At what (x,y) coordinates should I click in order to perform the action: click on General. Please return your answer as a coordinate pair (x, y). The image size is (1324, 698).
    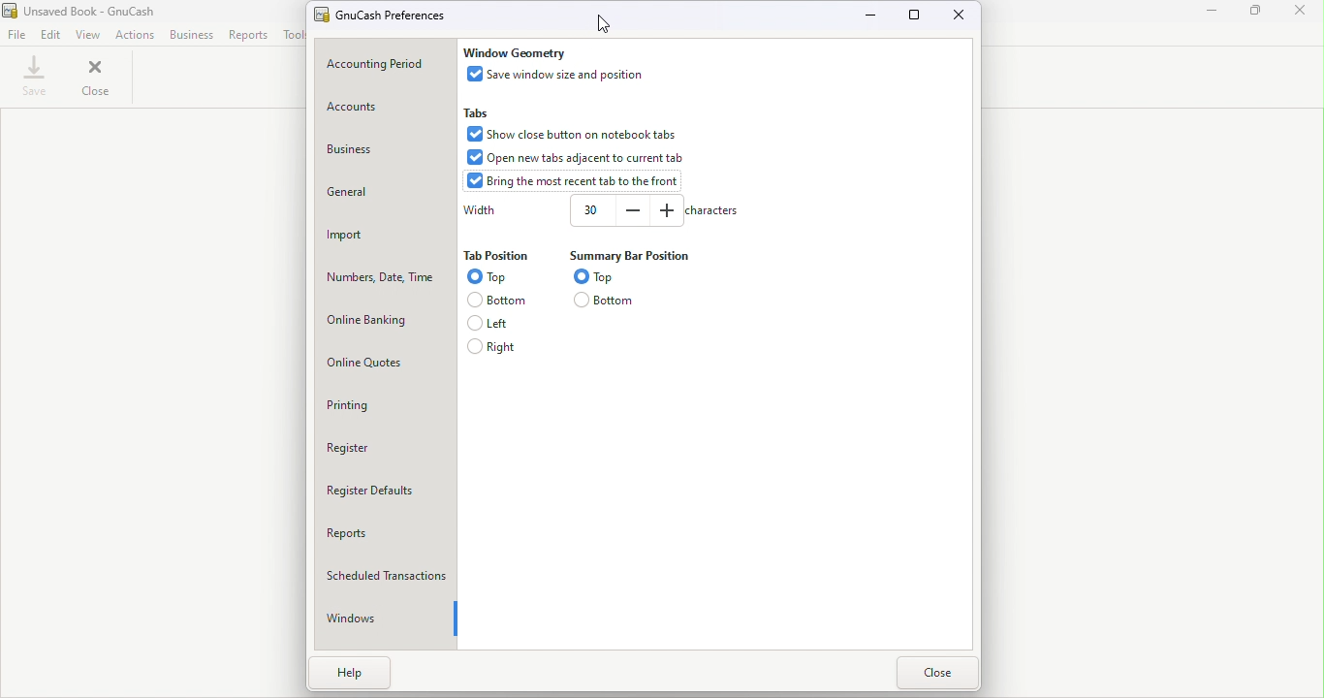
    Looking at the image, I should click on (384, 191).